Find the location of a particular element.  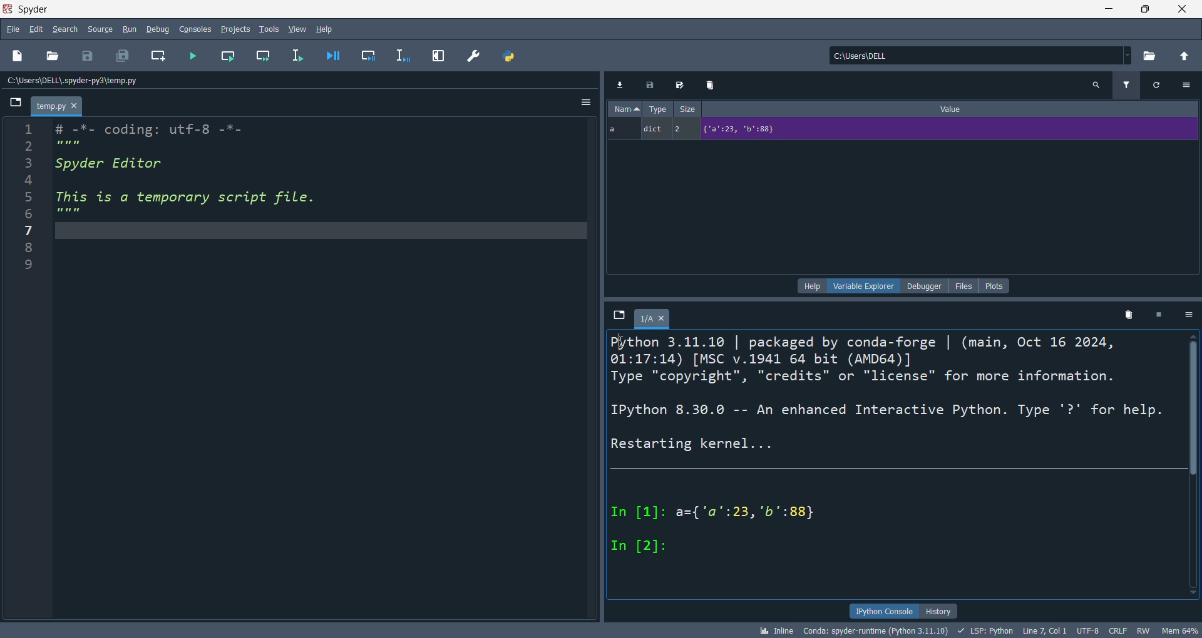

size is located at coordinates (687, 108).